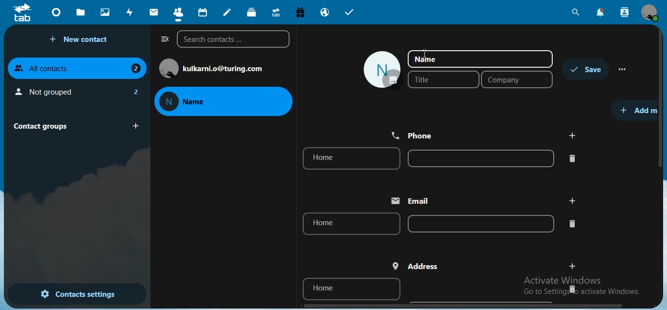 Image resolution: width=667 pixels, height=310 pixels. What do you see at coordinates (163, 39) in the screenshot?
I see `close navigation` at bounding box center [163, 39].